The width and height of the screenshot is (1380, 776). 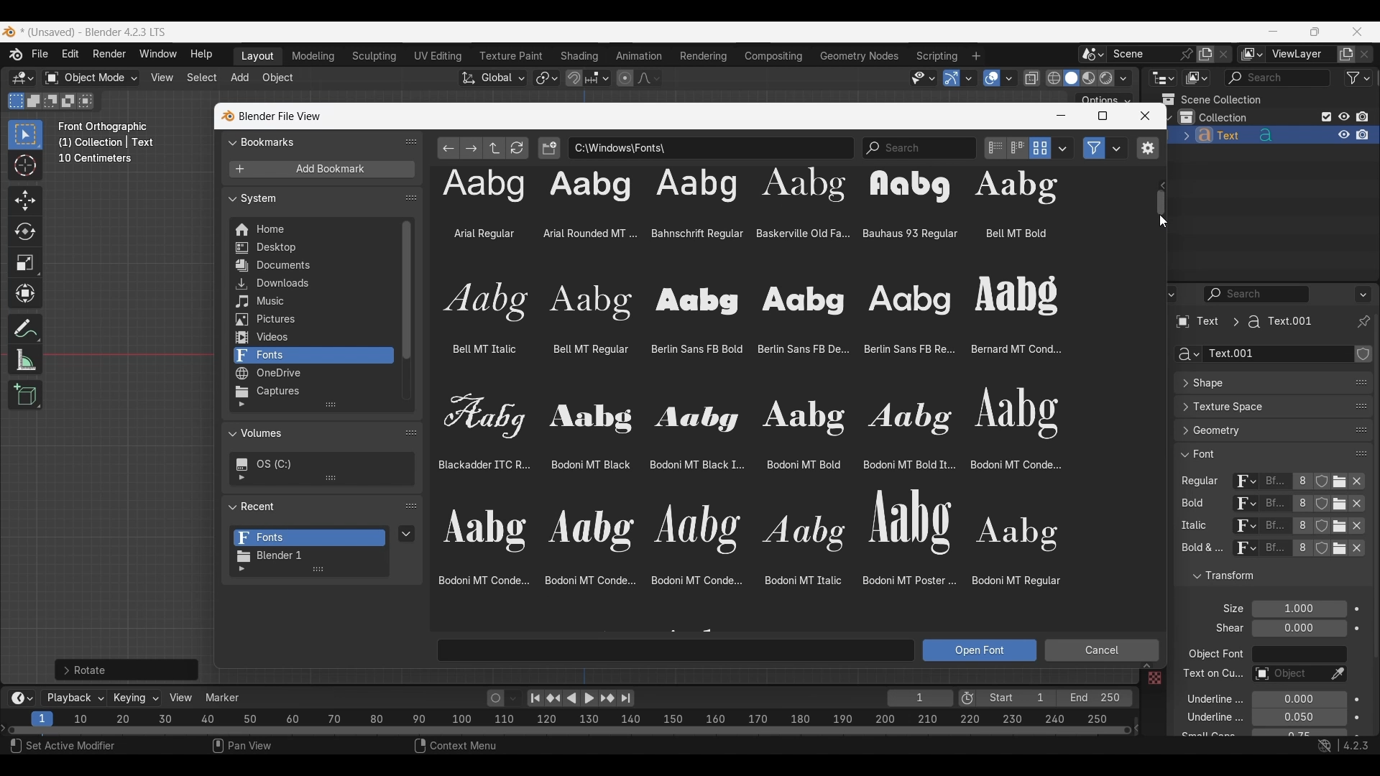 What do you see at coordinates (1223, 55) in the screenshot?
I see `Delete scene` at bounding box center [1223, 55].